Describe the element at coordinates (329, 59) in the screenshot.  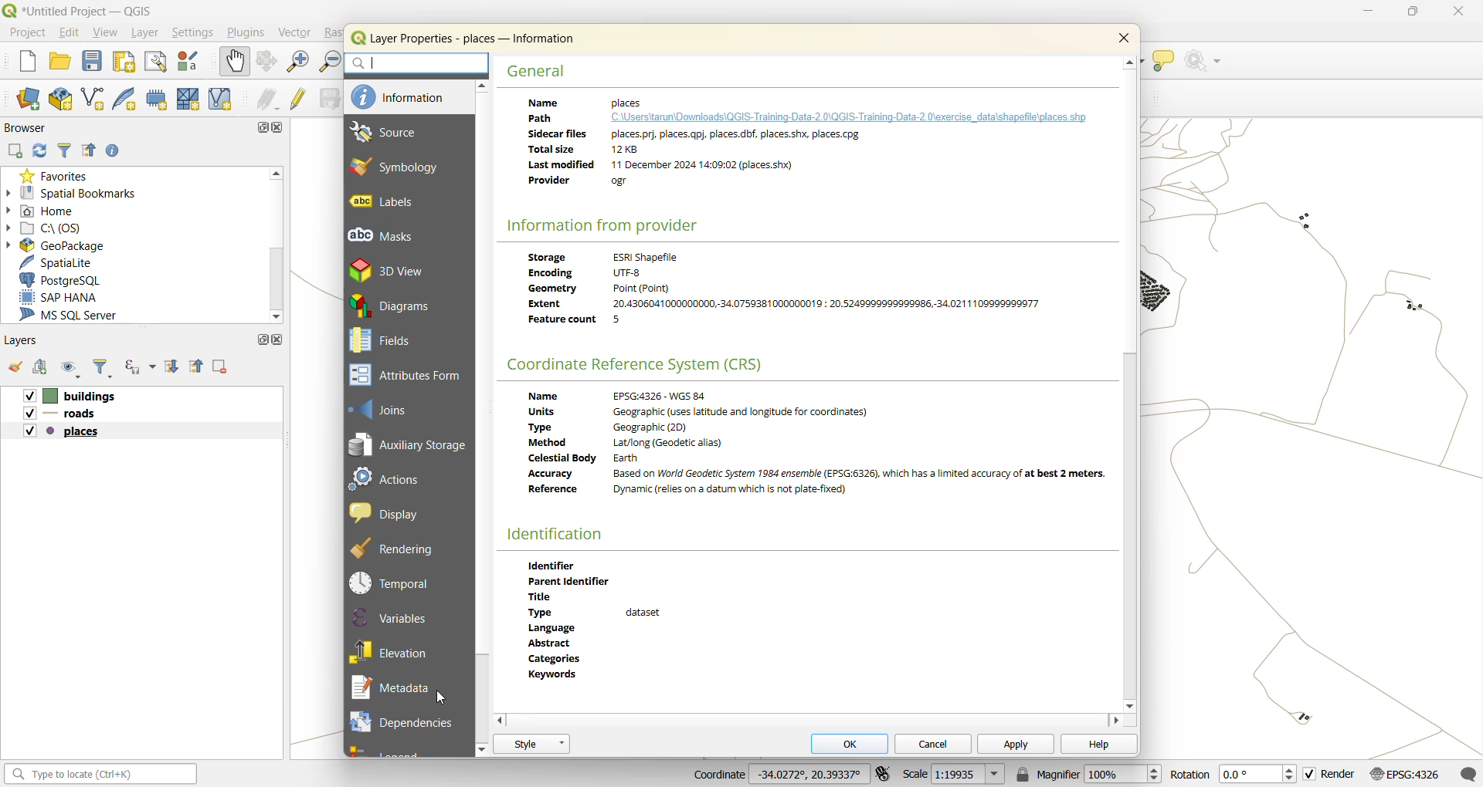
I see `zoom out` at that location.